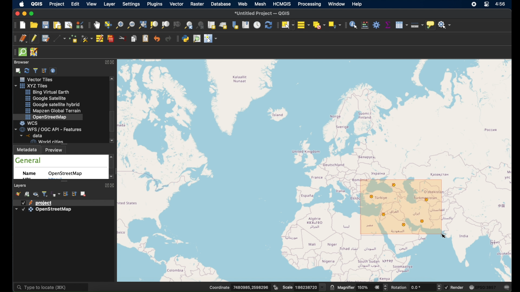 This screenshot has width=520, height=292. I want to click on remove layer/group, so click(84, 194).